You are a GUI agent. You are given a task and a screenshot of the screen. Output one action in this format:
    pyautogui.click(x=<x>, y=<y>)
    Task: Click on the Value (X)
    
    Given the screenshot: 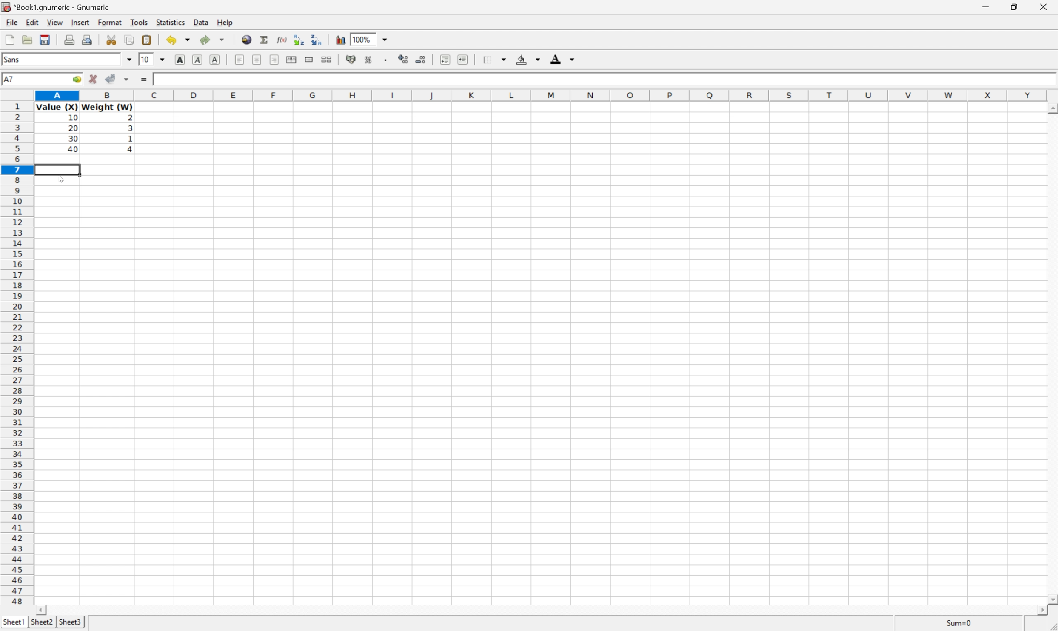 What is the action you would take?
    pyautogui.click(x=56, y=107)
    